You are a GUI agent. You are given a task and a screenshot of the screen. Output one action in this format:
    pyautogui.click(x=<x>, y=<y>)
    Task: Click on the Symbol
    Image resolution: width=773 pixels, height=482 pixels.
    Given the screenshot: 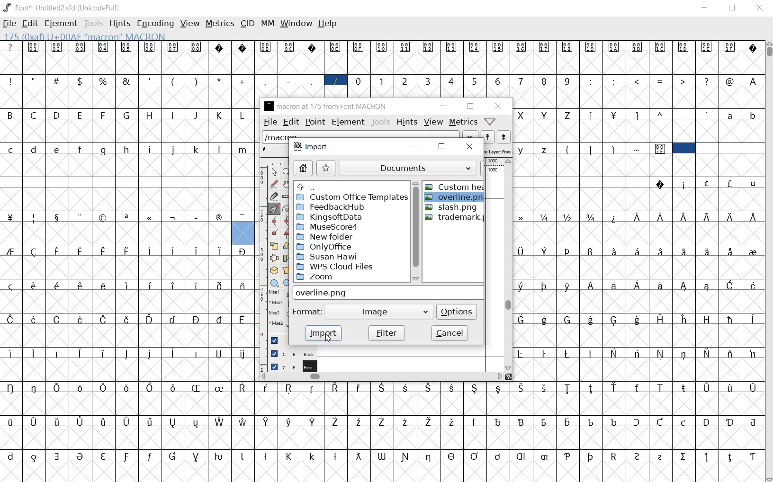 What is the action you would take?
    pyautogui.click(x=707, y=286)
    